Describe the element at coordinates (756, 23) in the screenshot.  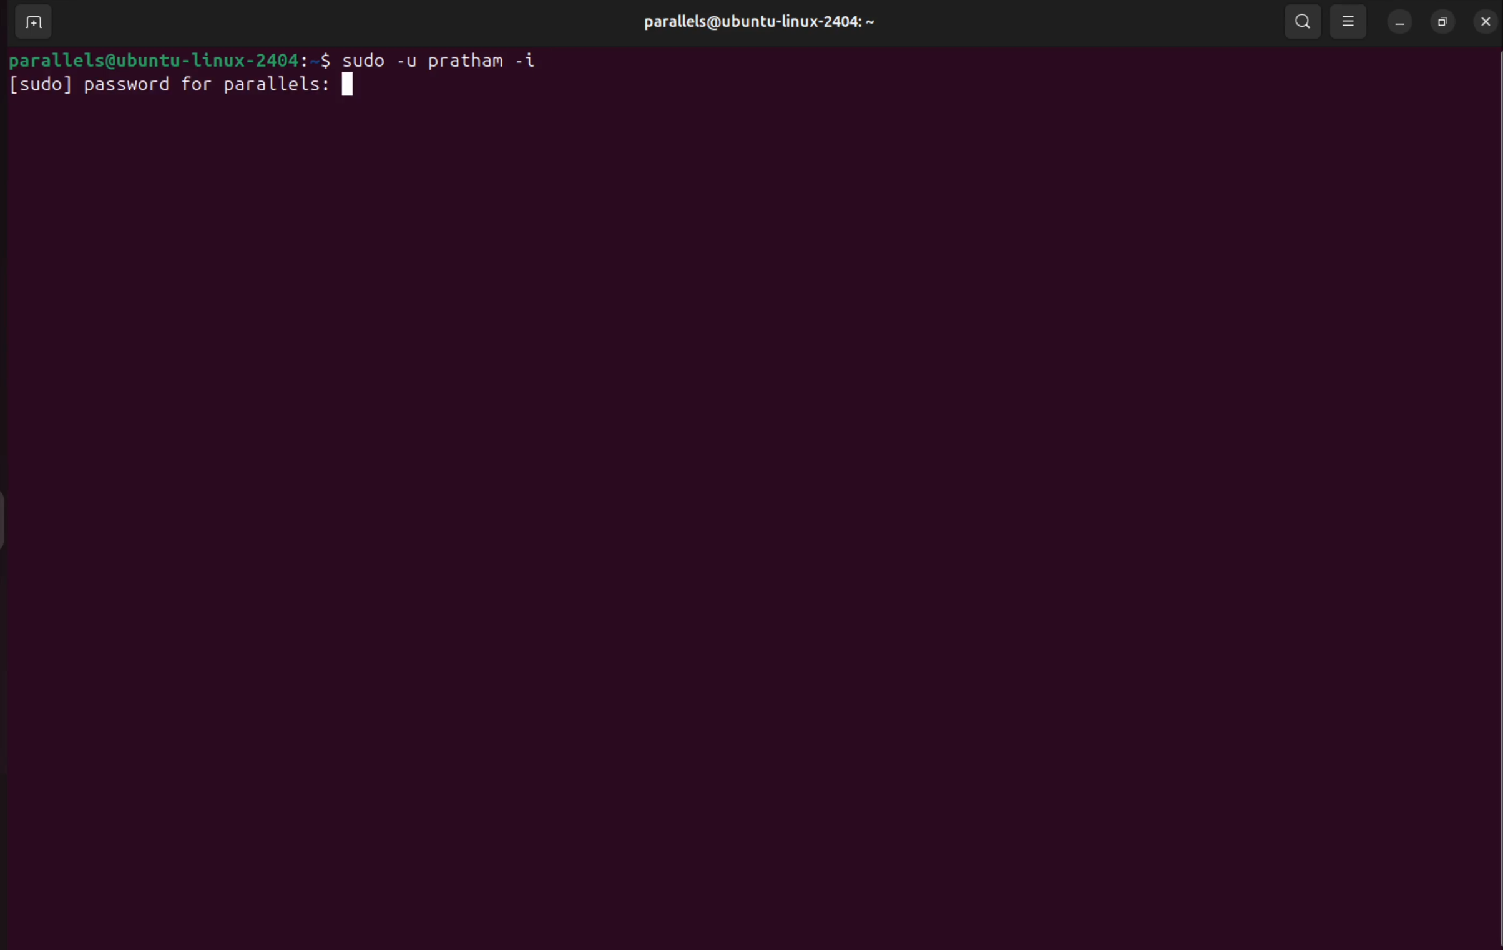
I see `parallels username` at that location.